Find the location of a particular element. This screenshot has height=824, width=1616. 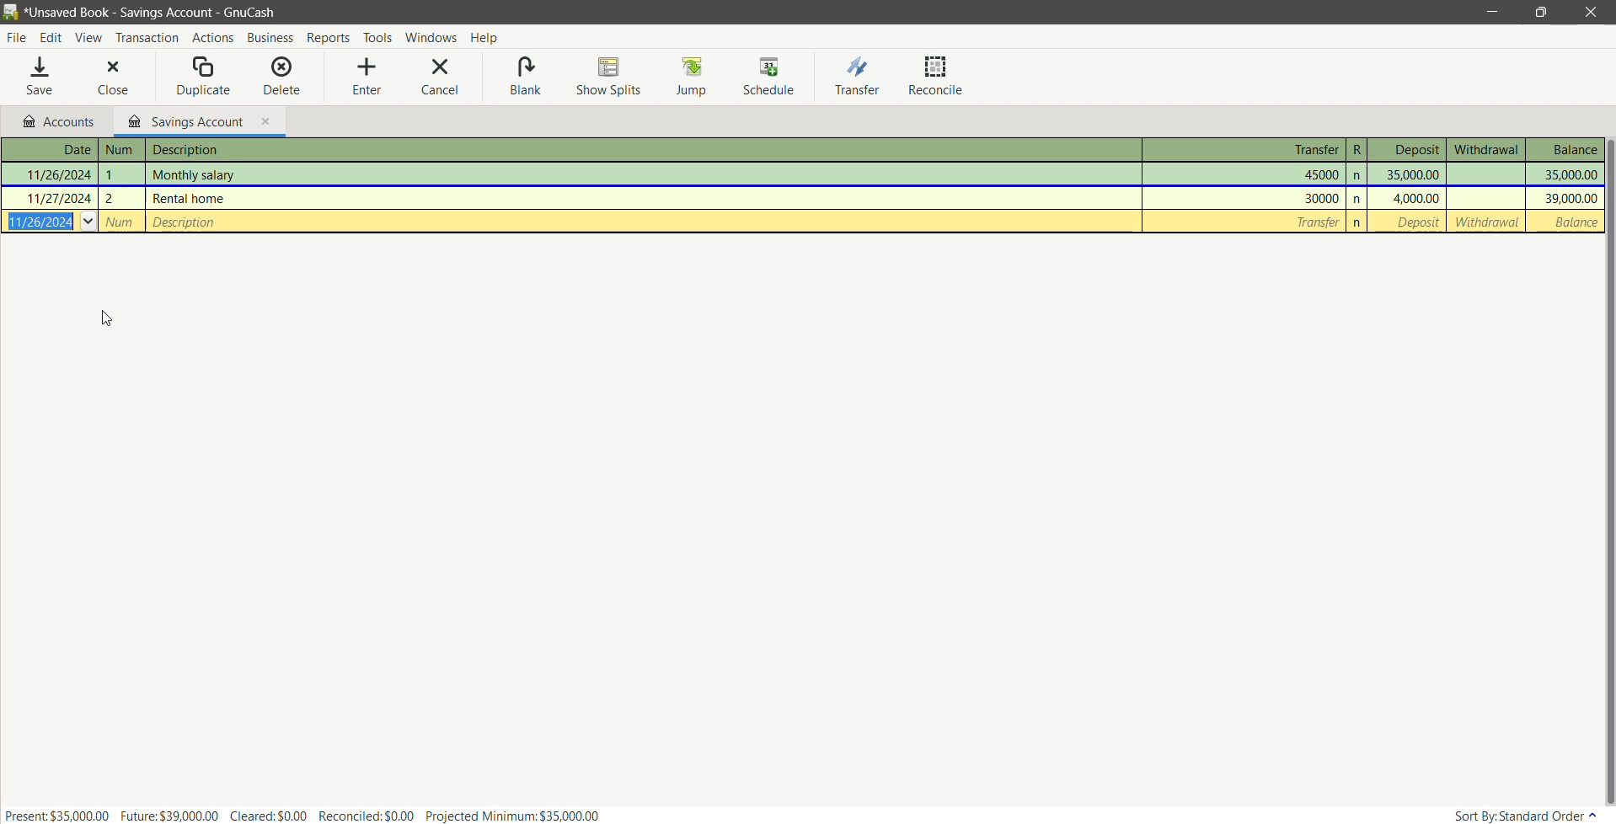

Help is located at coordinates (491, 37).